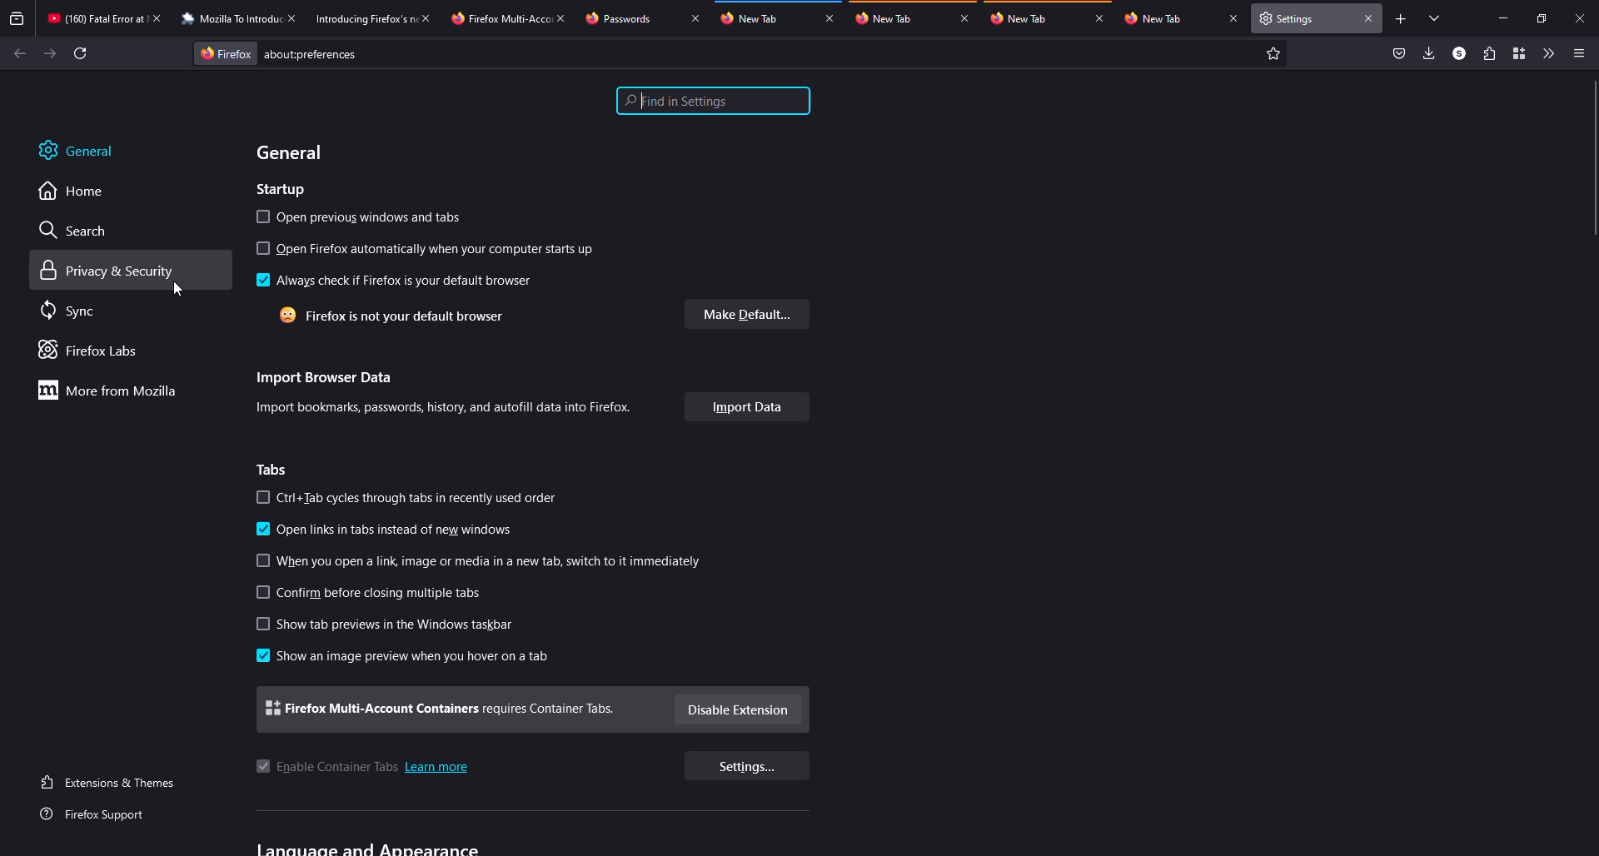  I want to click on close, so click(161, 18).